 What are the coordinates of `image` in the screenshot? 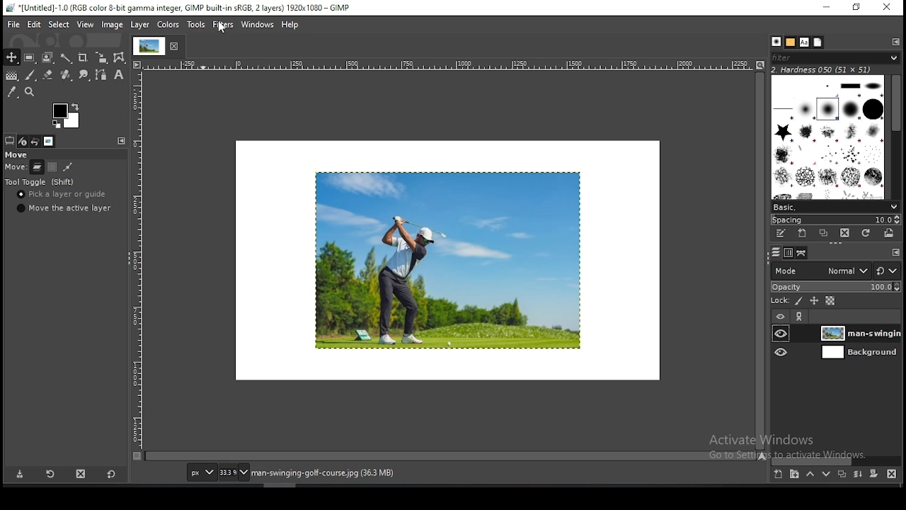 It's located at (113, 25).